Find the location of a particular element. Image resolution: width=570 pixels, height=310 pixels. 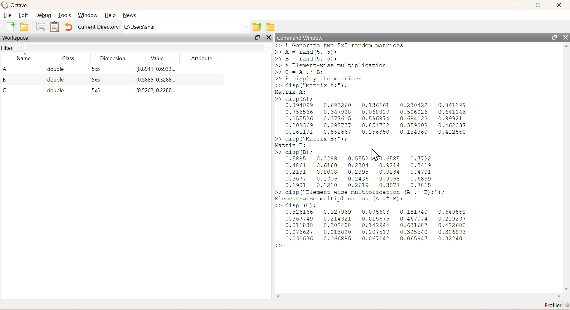

Workspace is located at coordinates (16, 39).